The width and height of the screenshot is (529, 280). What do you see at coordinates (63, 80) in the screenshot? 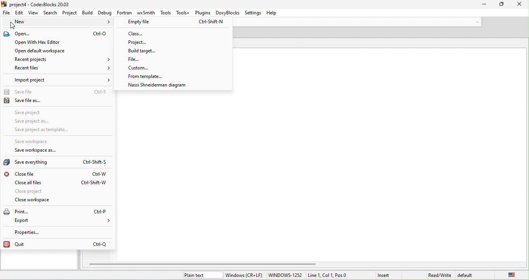
I see `import project` at bounding box center [63, 80].